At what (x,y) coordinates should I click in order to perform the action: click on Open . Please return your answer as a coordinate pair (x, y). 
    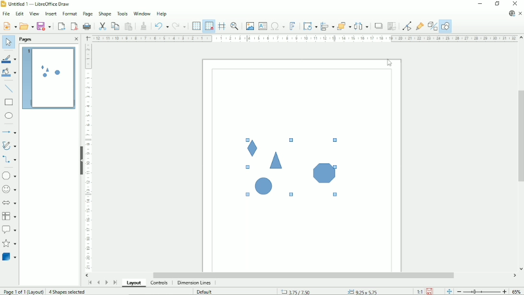
    Looking at the image, I should click on (26, 26).